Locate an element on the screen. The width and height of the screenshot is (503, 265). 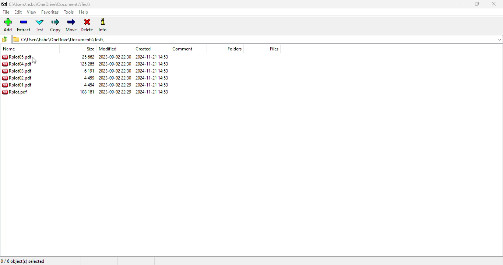
size is located at coordinates (87, 91).